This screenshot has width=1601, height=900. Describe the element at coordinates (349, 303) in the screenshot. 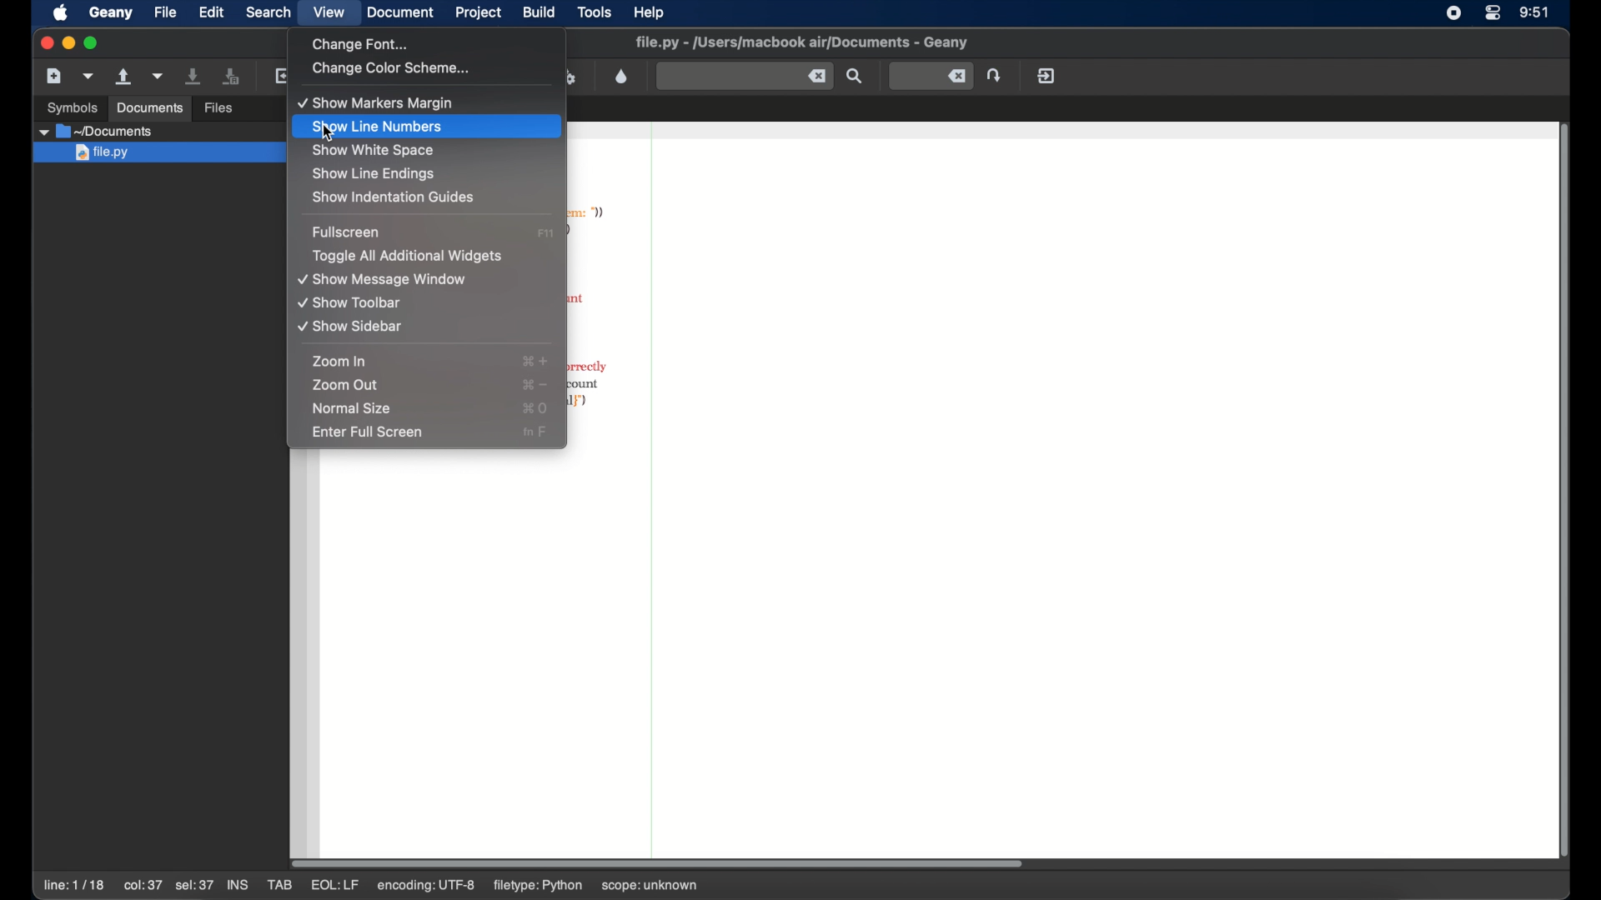

I see `show toolbar` at that location.